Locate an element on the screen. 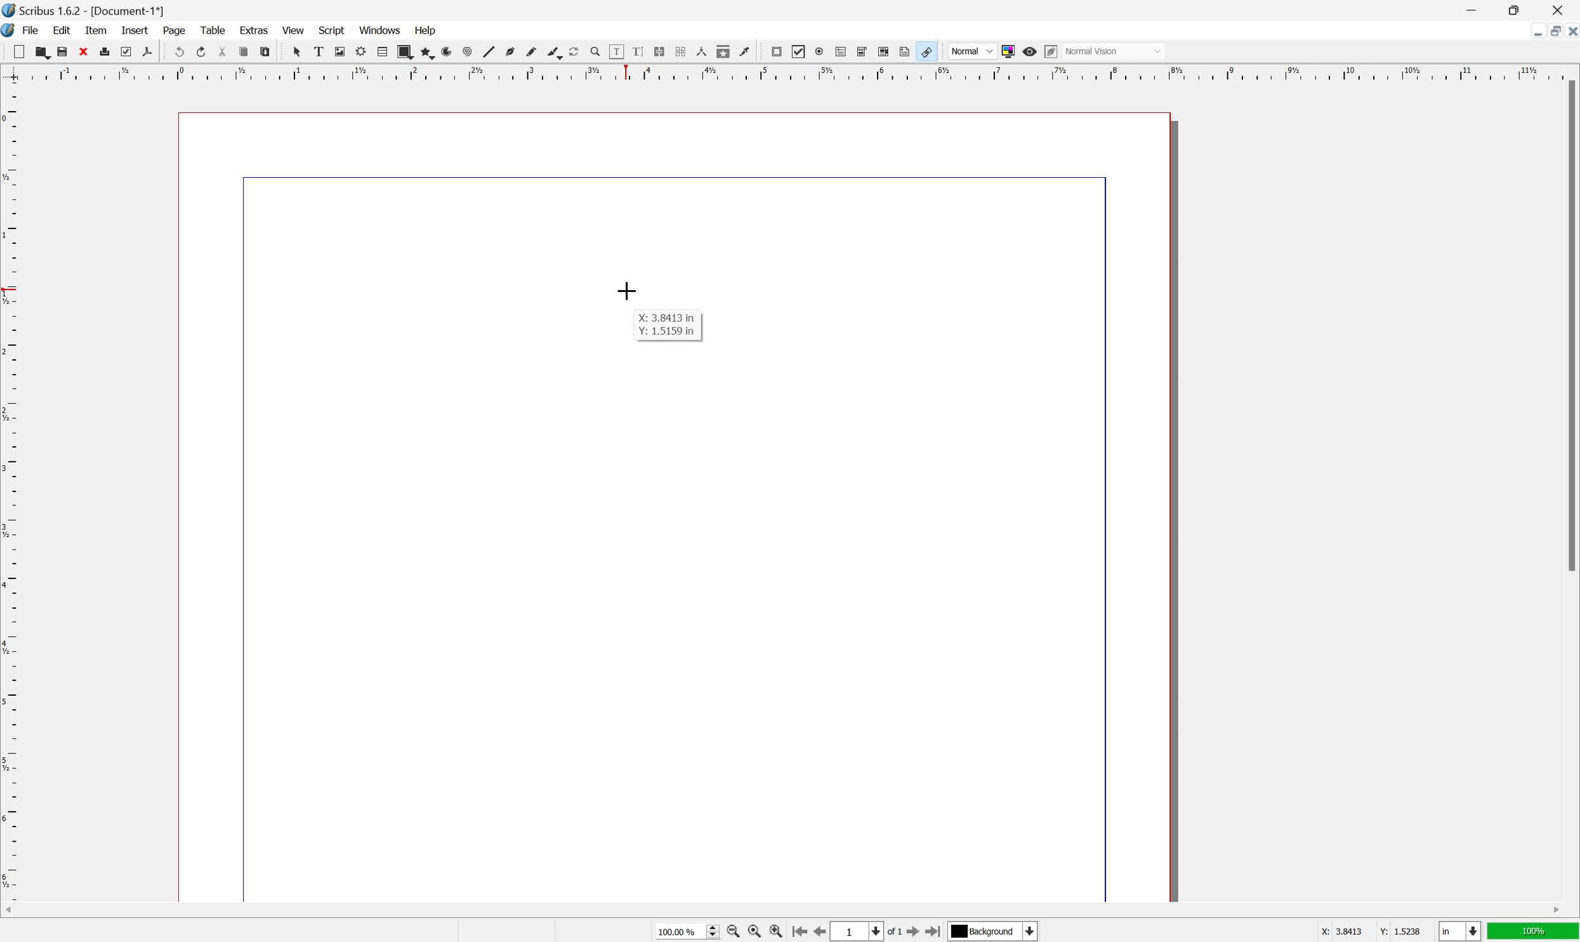  toggle color management system is located at coordinates (1008, 52).